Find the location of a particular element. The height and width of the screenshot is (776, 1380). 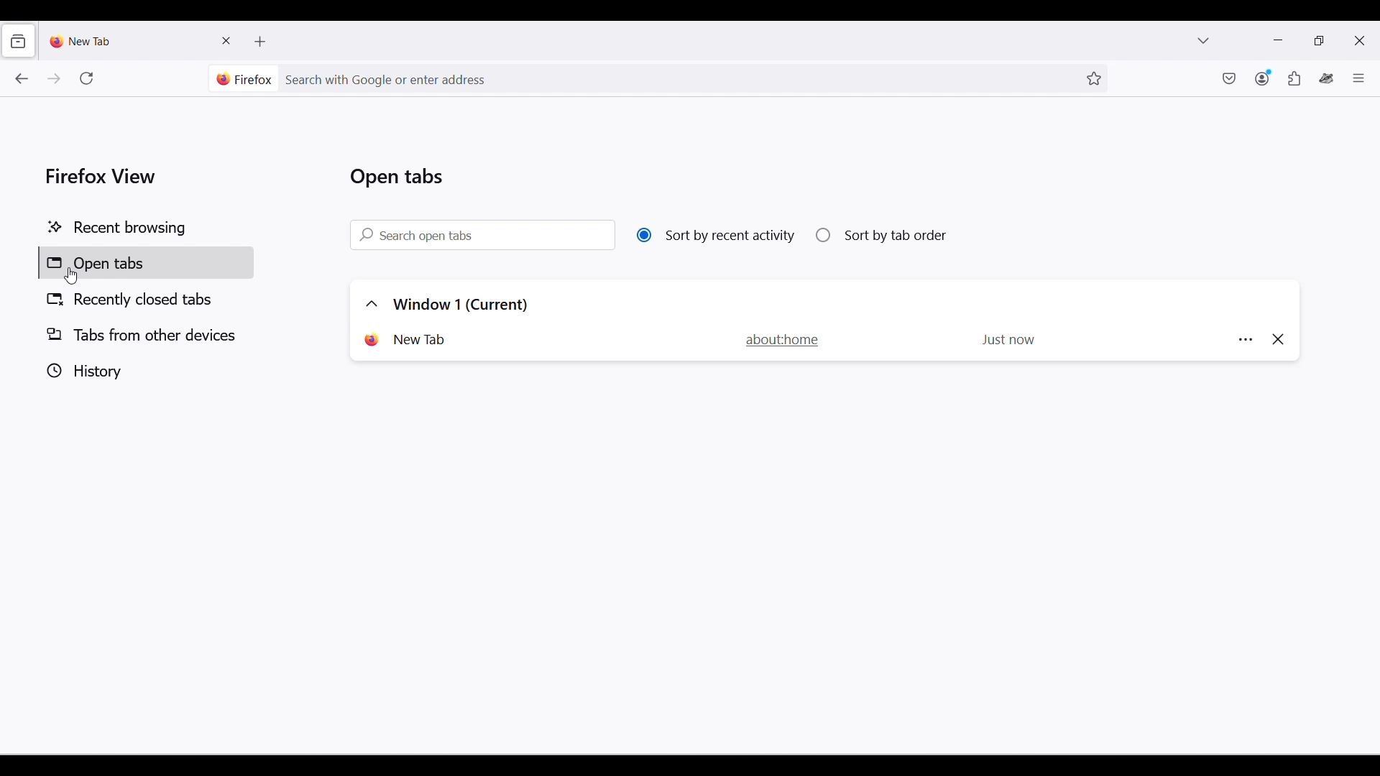

History is located at coordinates (143, 371).